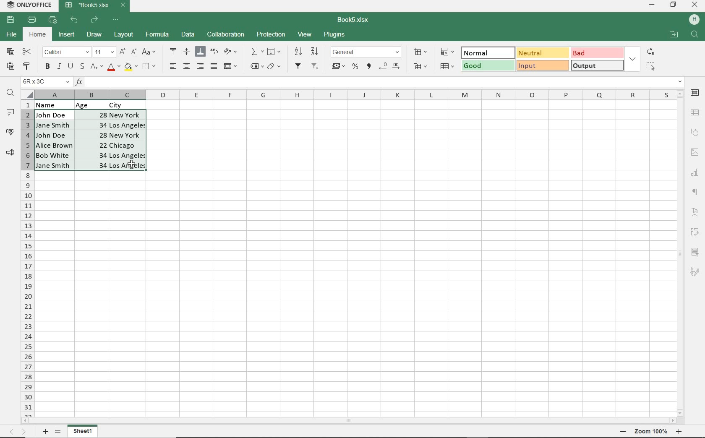 The image size is (705, 438). I want to click on JUSTIFIED, so click(214, 66).